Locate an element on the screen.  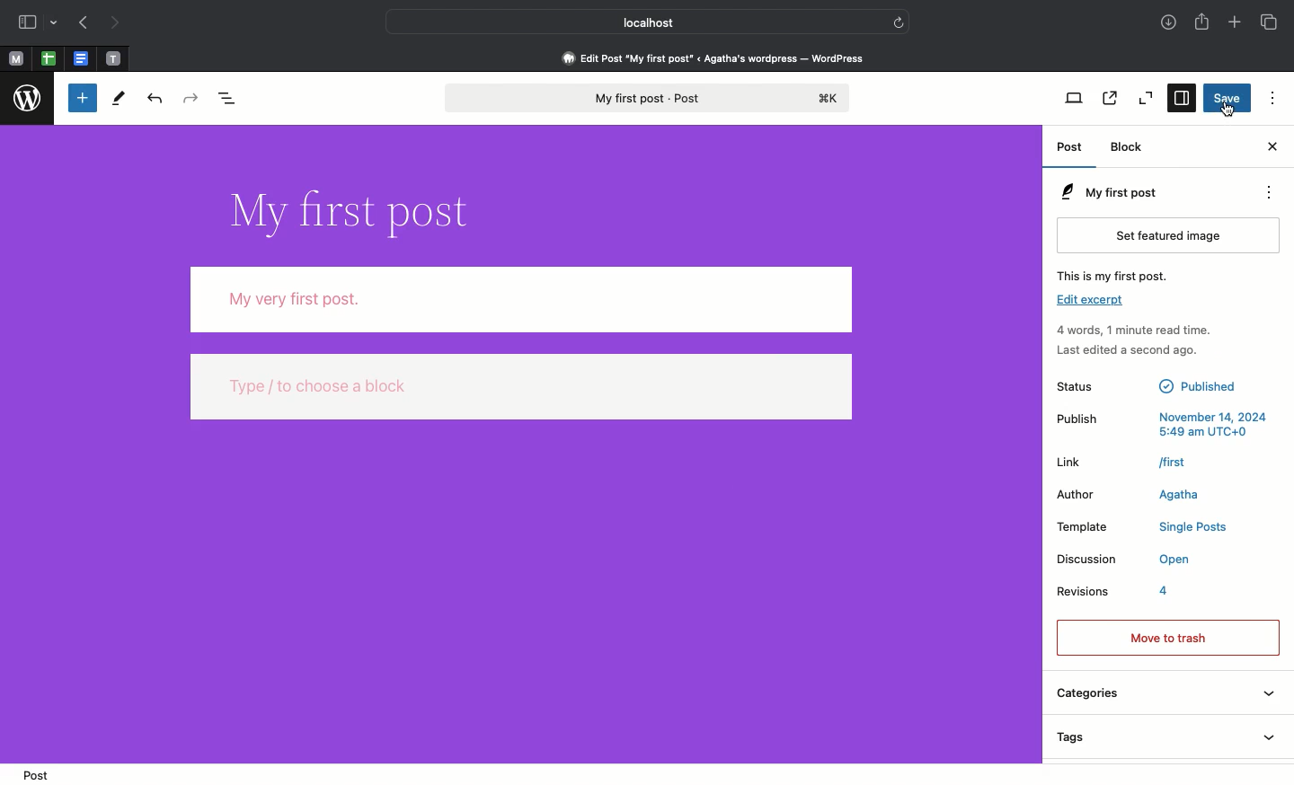
Status is located at coordinates (1162, 391).